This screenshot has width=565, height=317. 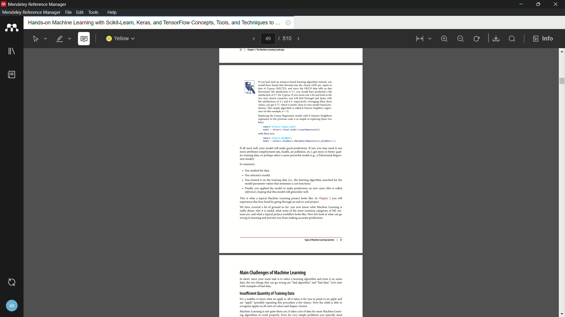 I want to click on zoom in, so click(x=444, y=38).